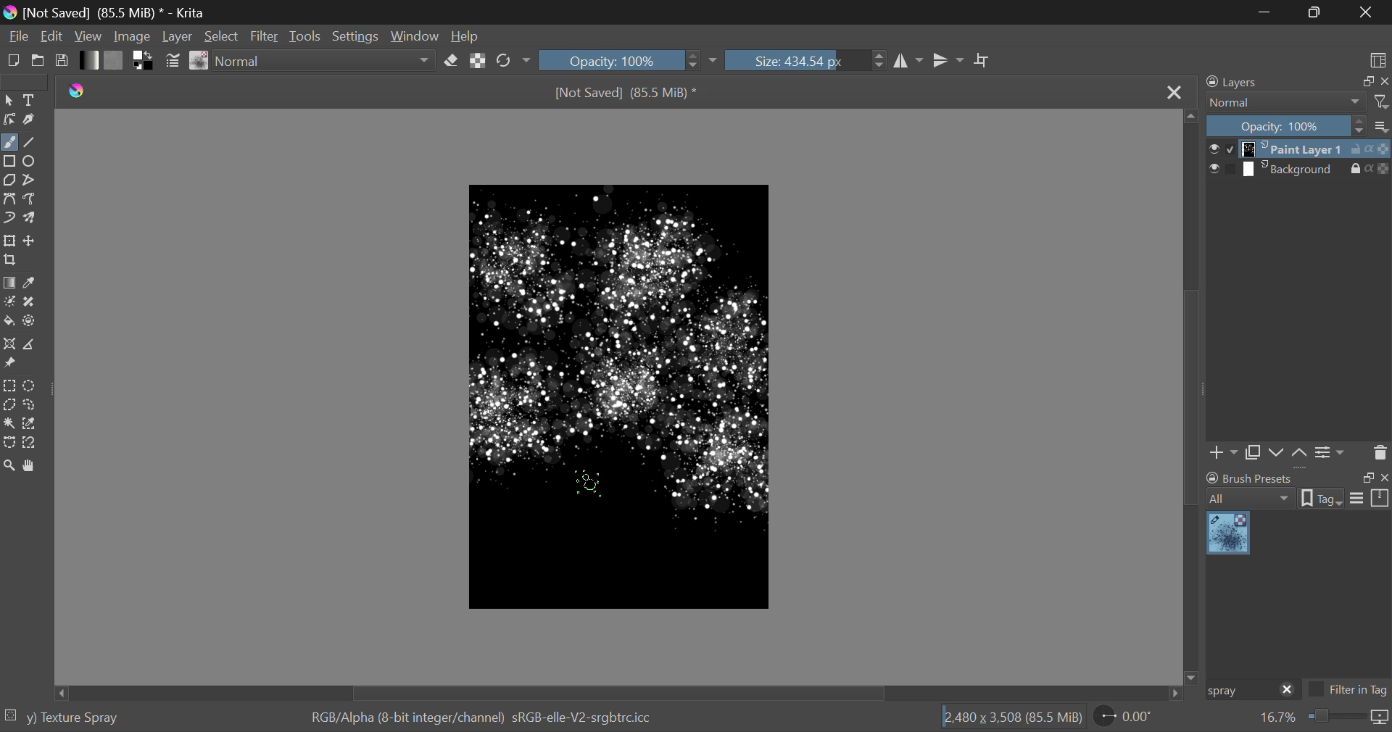  What do you see at coordinates (9, 422) in the screenshot?
I see `Continuous Fill` at bounding box center [9, 422].